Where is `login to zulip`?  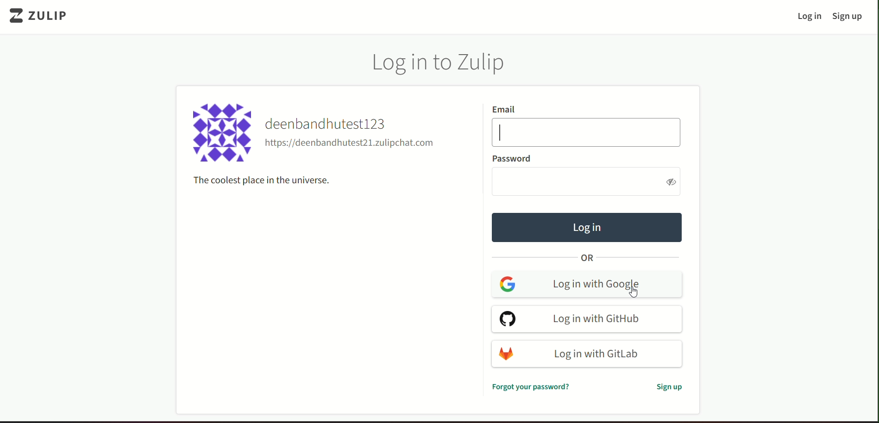 login to zulip is located at coordinates (443, 64).